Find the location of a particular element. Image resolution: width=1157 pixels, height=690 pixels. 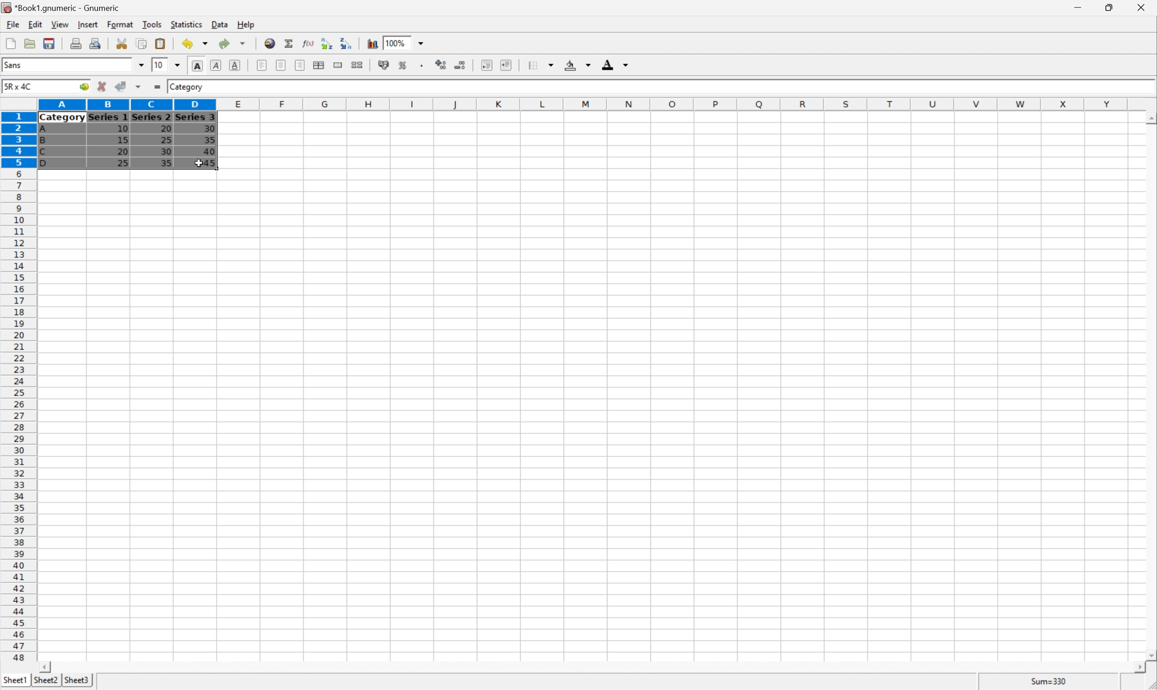

Restore Down is located at coordinates (1104, 7).